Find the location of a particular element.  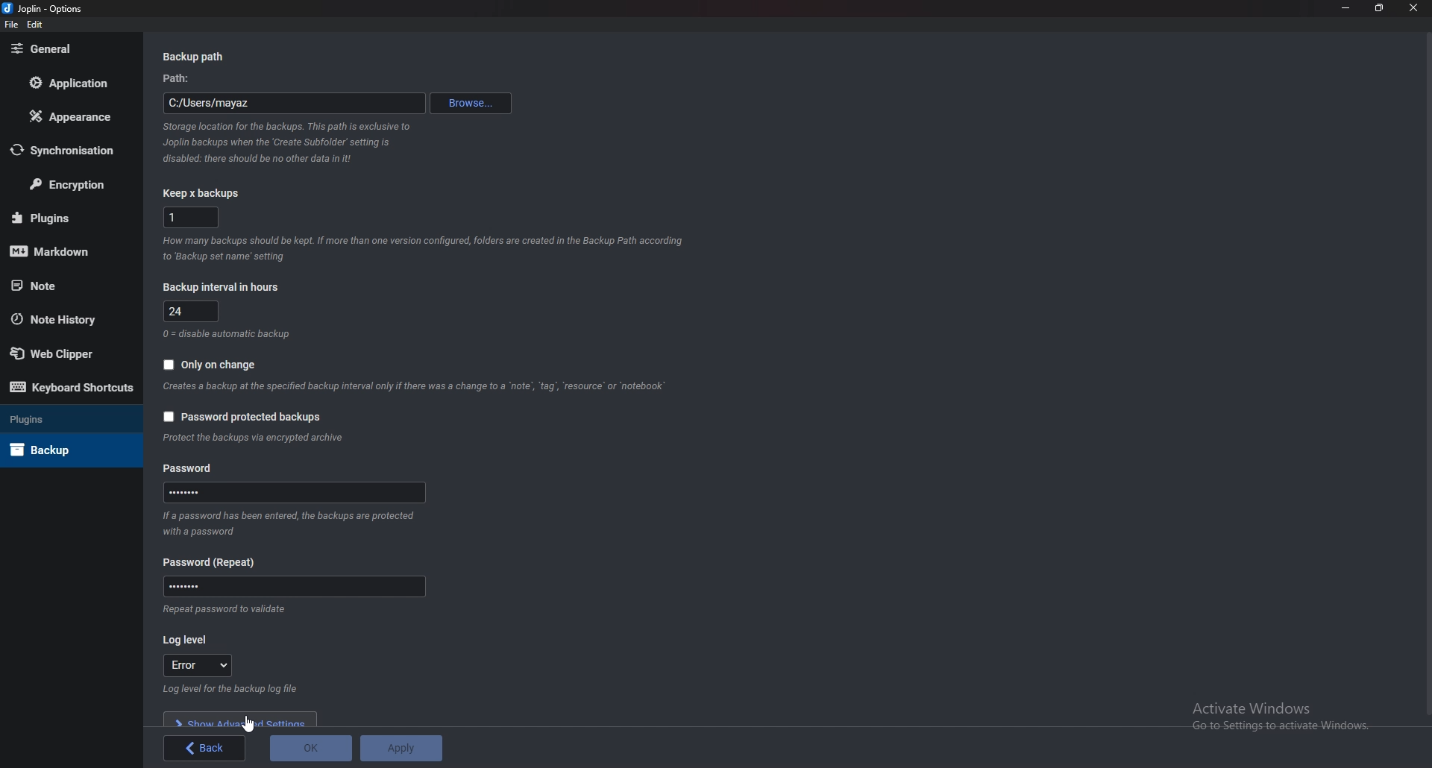

back is located at coordinates (207, 747).